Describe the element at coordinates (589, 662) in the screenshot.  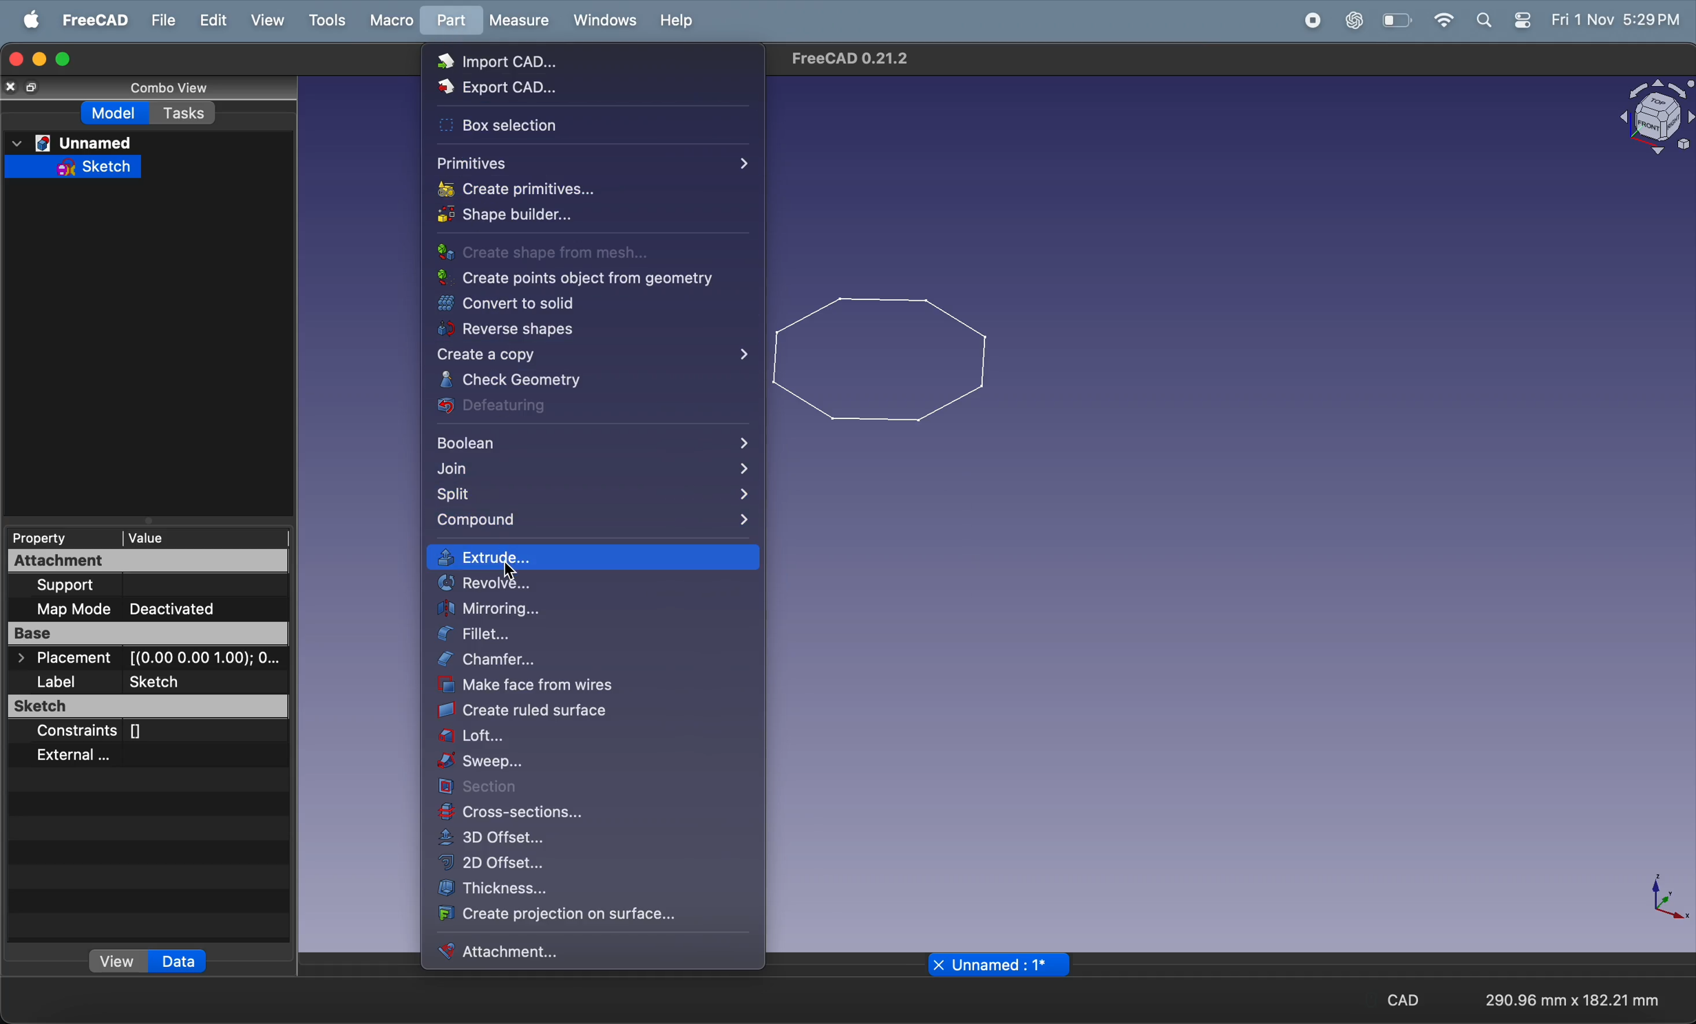
I see `chamfer` at that location.